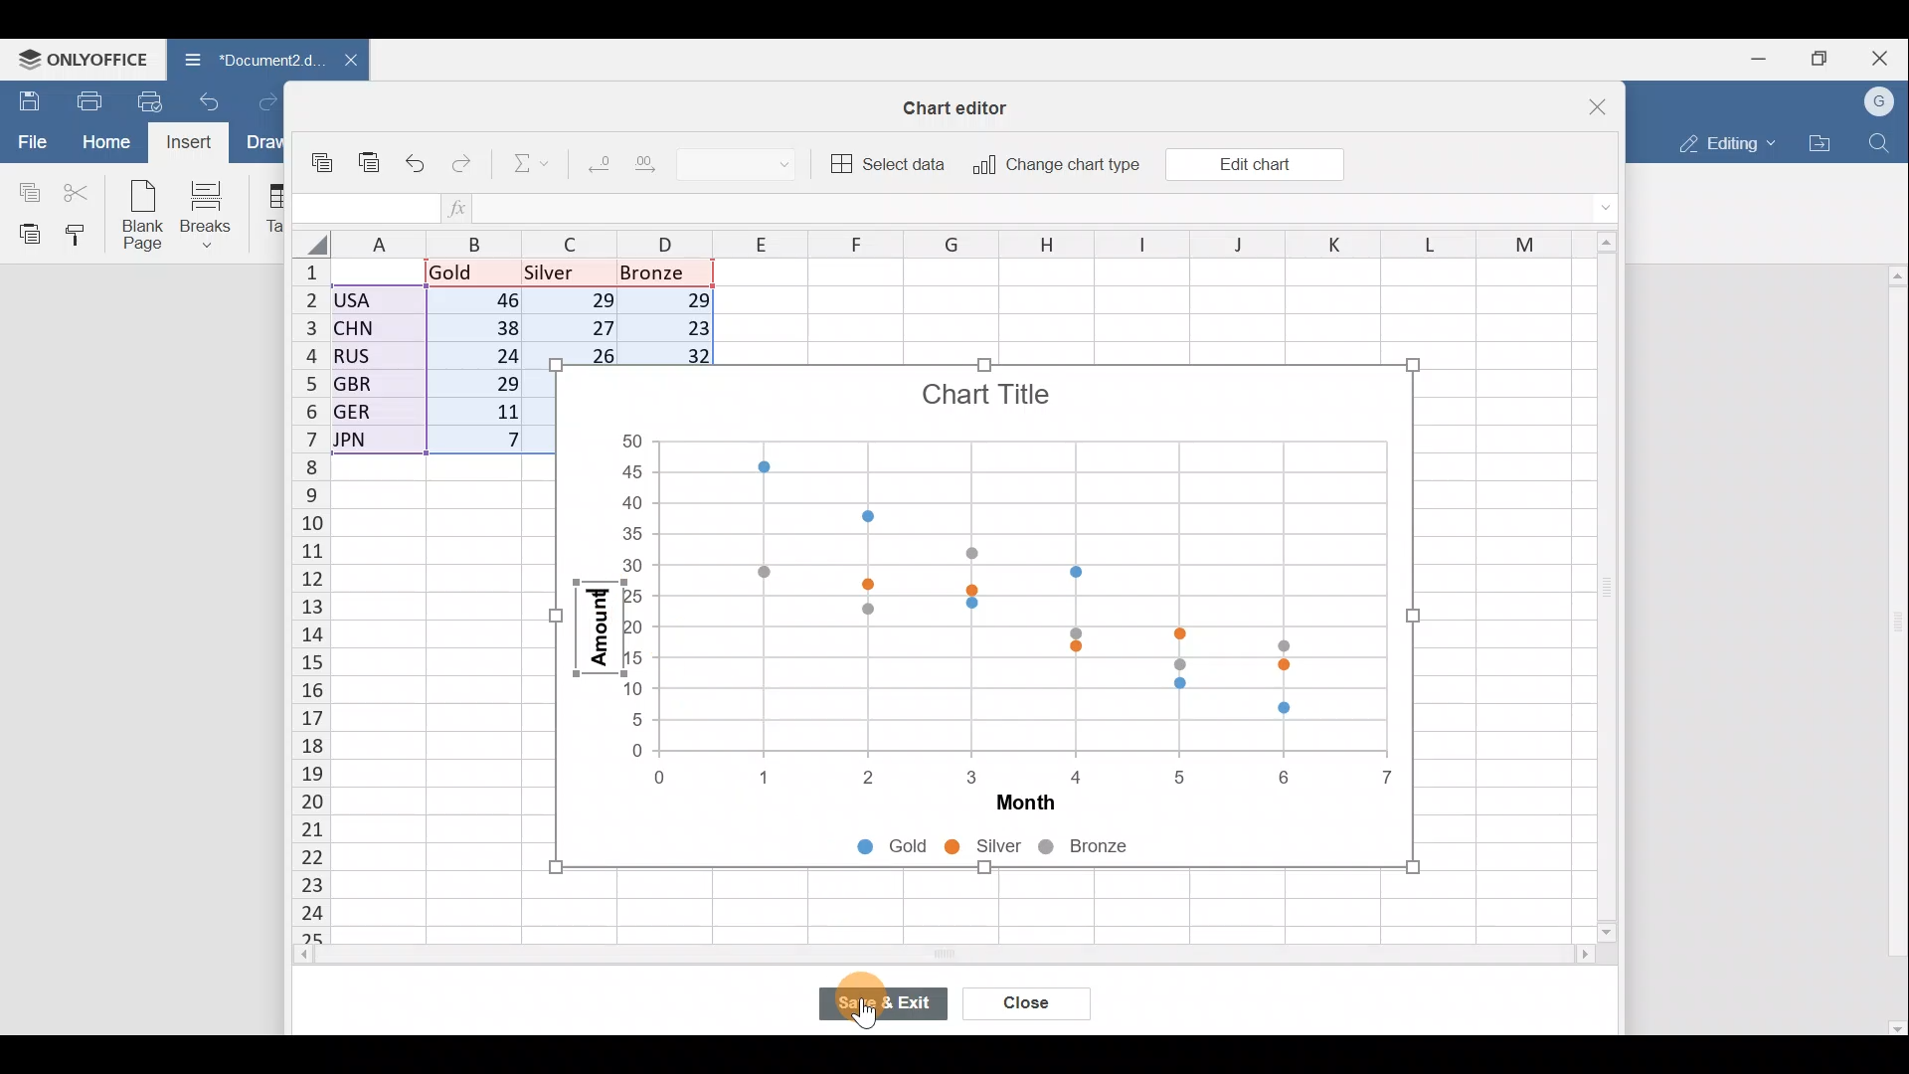 The height and width of the screenshot is (1074, 1909). What do you see at coordinates (260, 144) in the screenshot?
I see `Draw` at bounding box center [260, 144].